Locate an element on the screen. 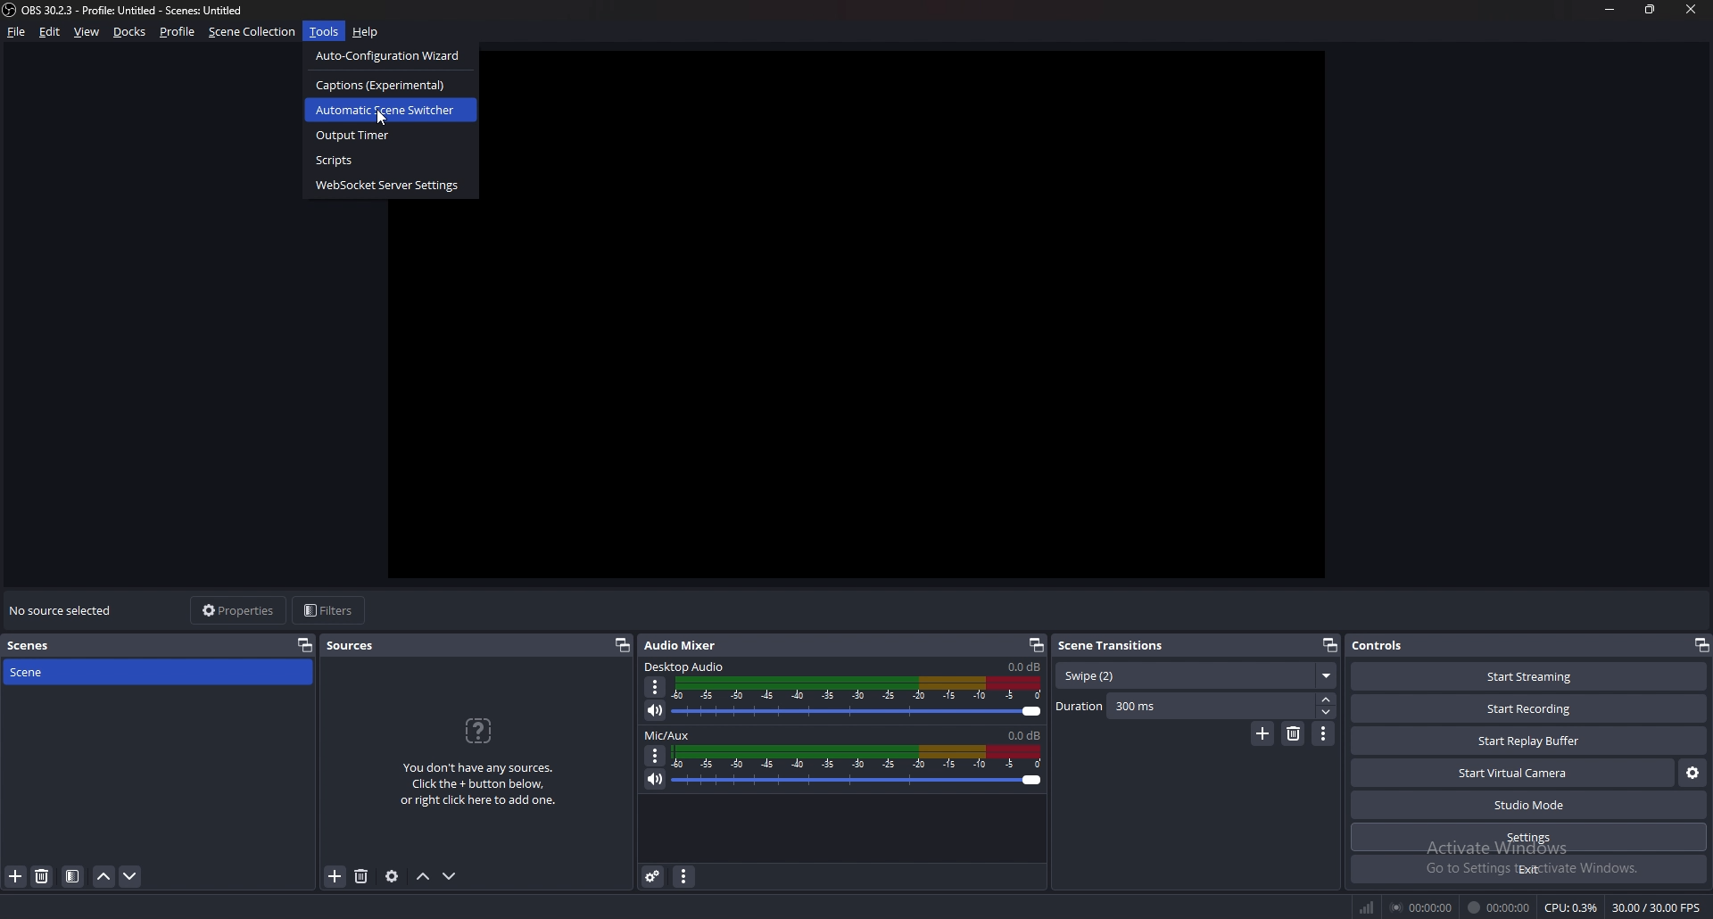  output timer is located at coordinates (389, 137).